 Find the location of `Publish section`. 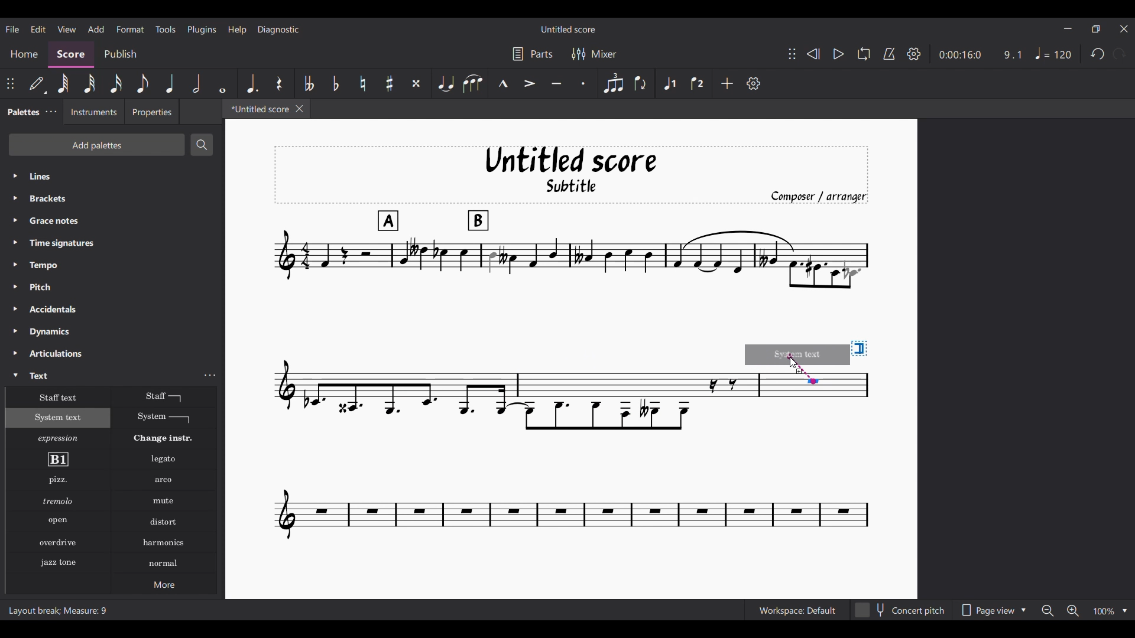

Publish section is located at coordinates (120, 54).